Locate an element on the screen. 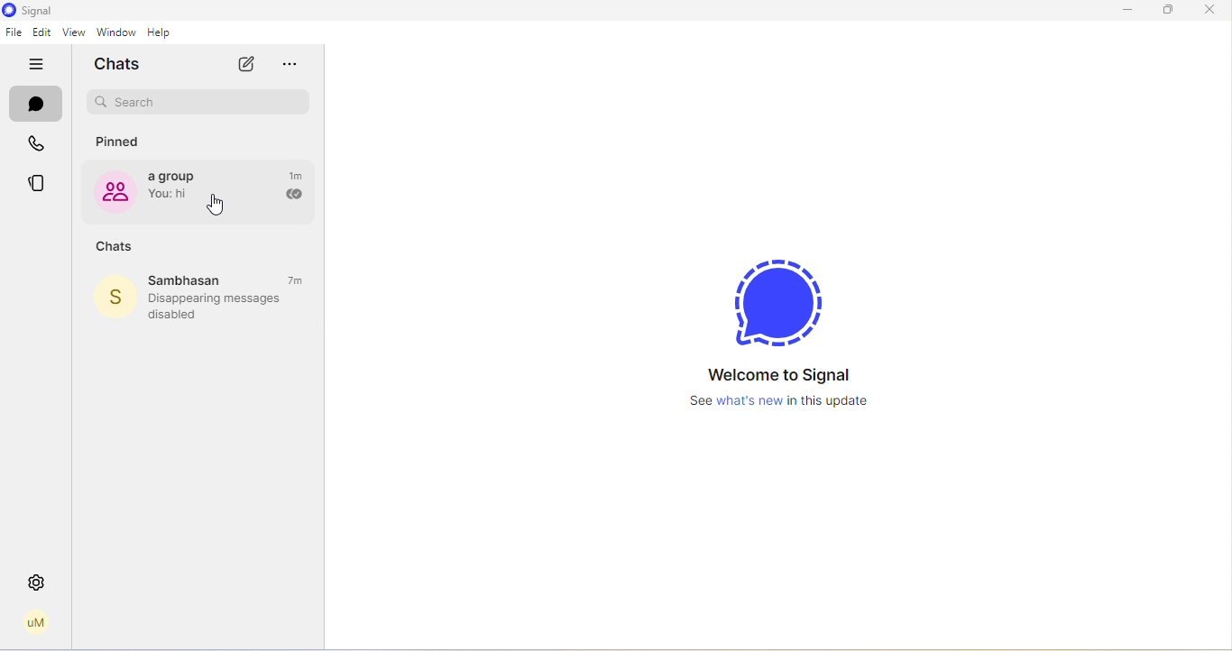 The width and height of the screenshot is (1232, 651). search bar is located at coordinates (199, 103).